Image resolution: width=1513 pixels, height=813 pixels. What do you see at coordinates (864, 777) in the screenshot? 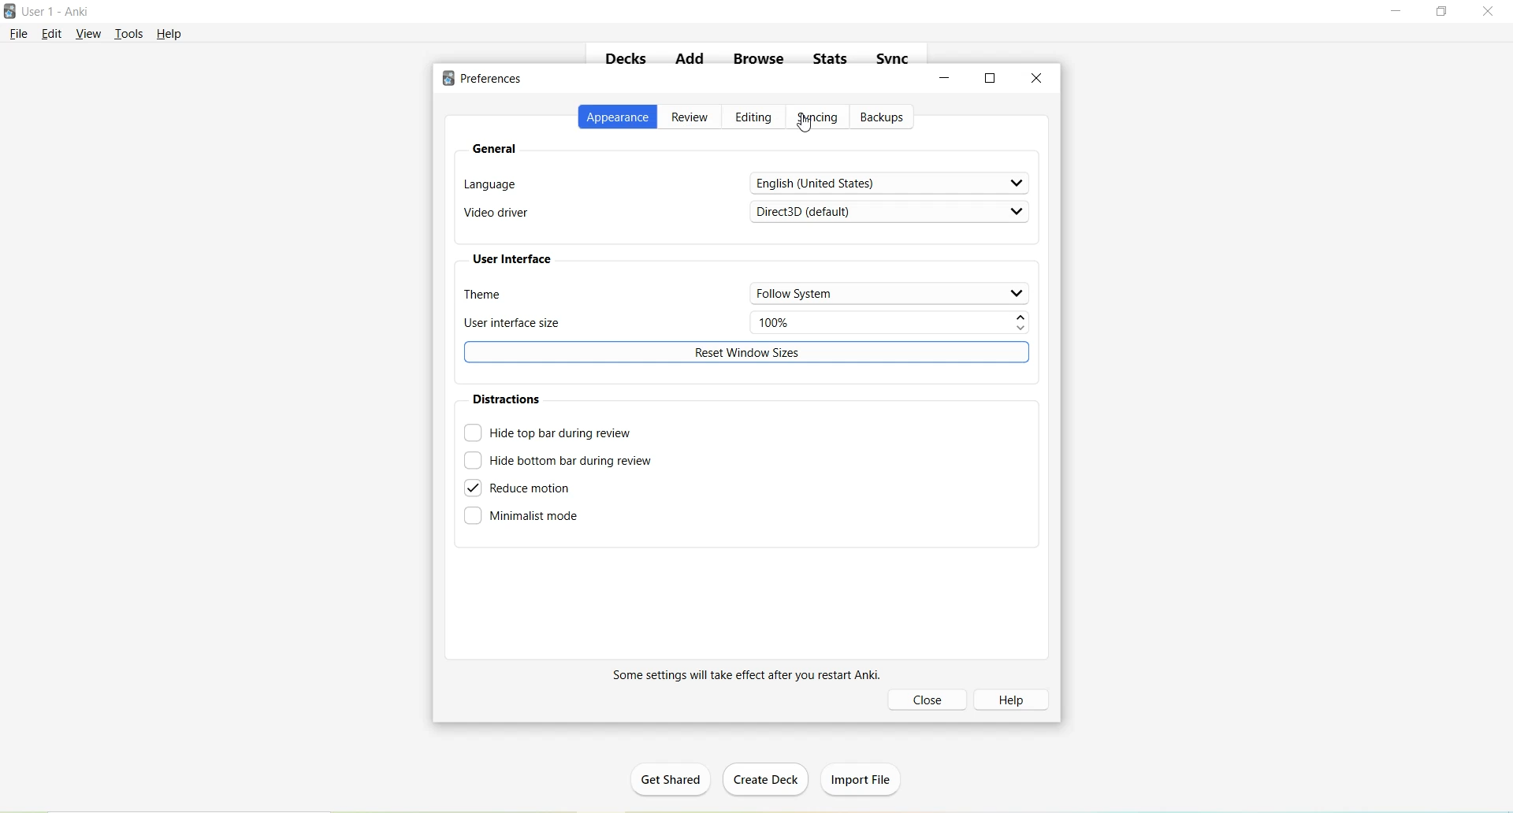
I see `Import file` at bounding box center [864, 777].